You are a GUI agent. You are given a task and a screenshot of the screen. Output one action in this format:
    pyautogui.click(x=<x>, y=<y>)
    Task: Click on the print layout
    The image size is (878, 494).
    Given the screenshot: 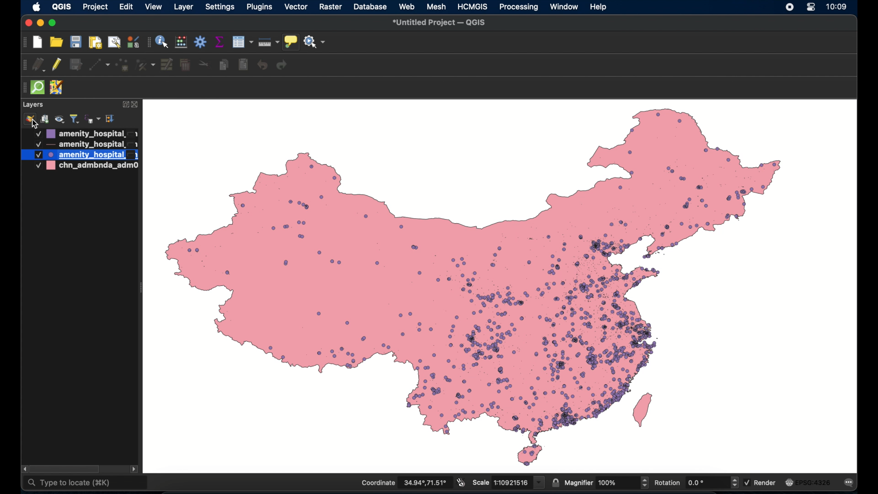 What is the action you would take?
    pyautogui.click(x=96, y=43)
    